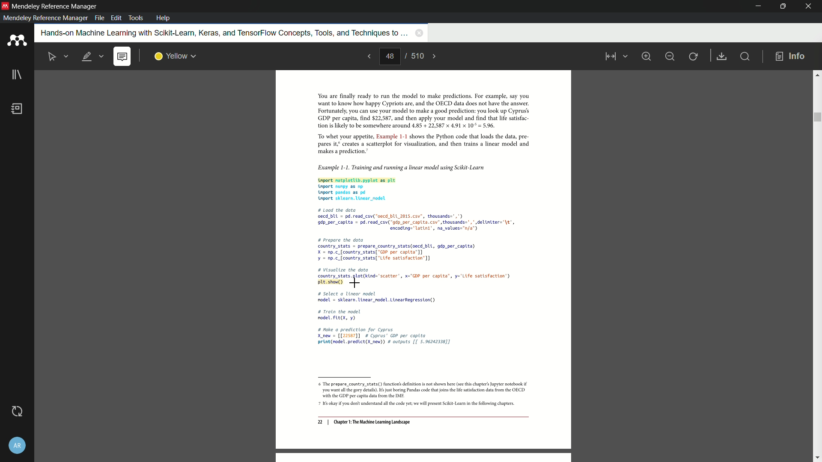 The image size is (822, 462). What do you see at coordinates (17, 75) in the screenshot?
I see `library` at bounding box center [17, 75].